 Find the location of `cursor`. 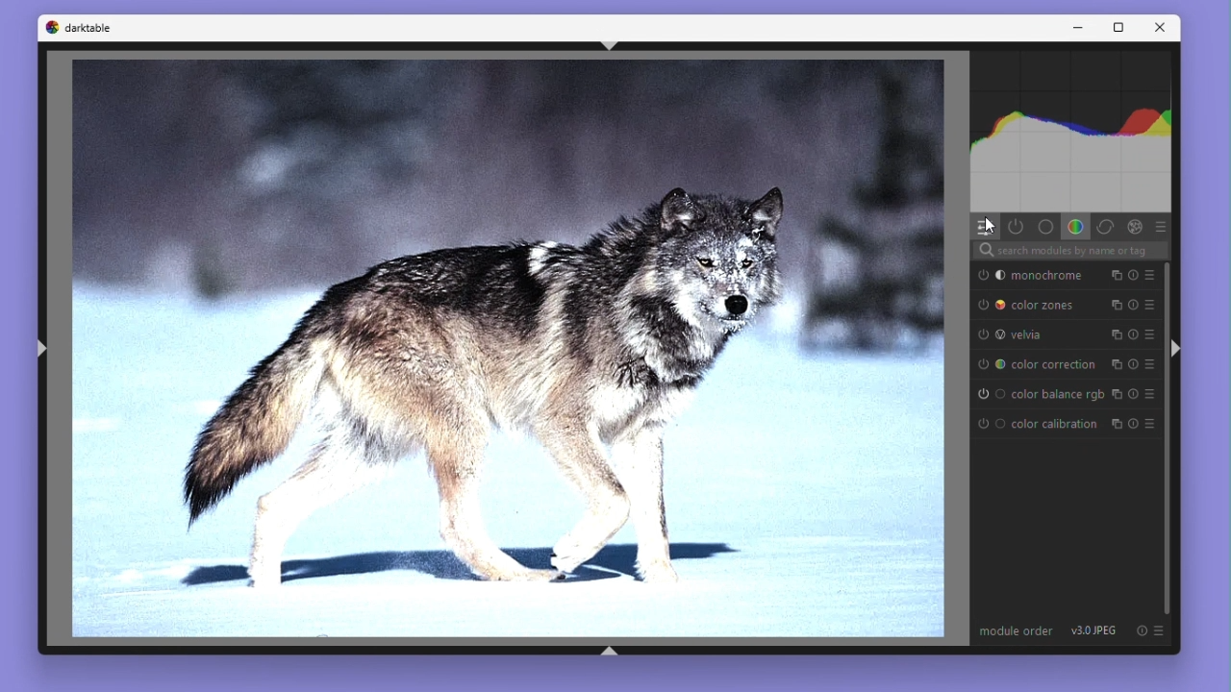

cursor is located at coordinates (994, 230).